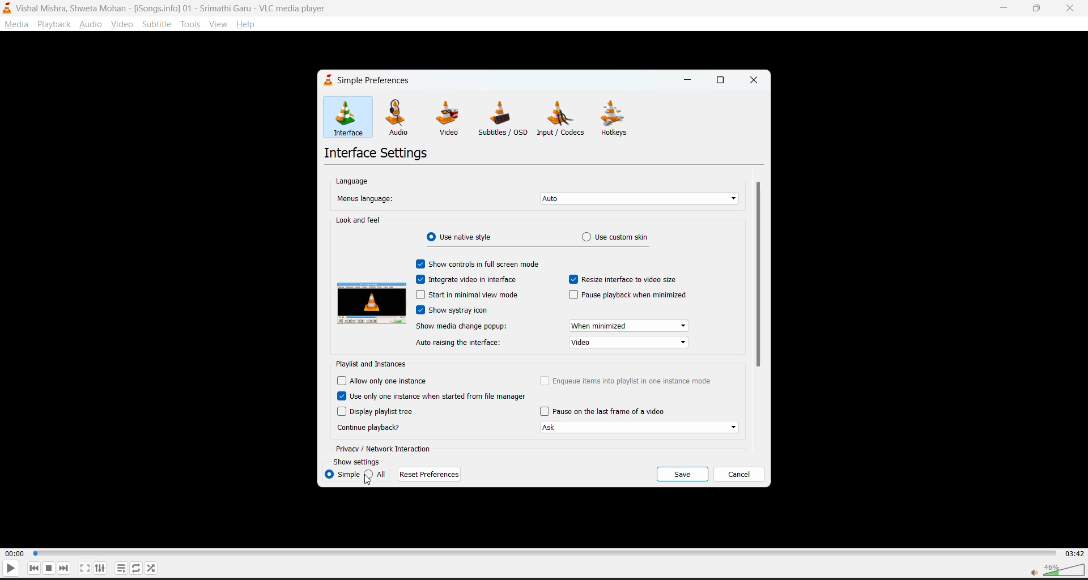 The height and width of the screenshot is (580, 1088). I want to click on interface settings, so click(375, 154).